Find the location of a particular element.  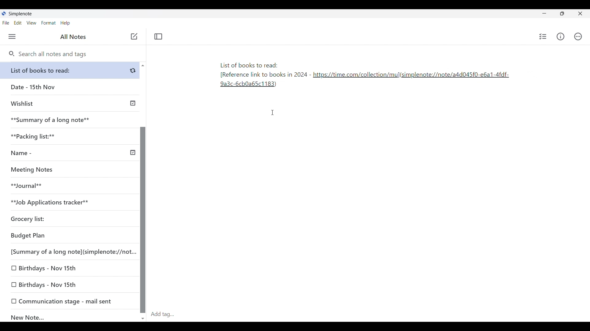

Search all notes and tags is located at coordinates (48, 54).